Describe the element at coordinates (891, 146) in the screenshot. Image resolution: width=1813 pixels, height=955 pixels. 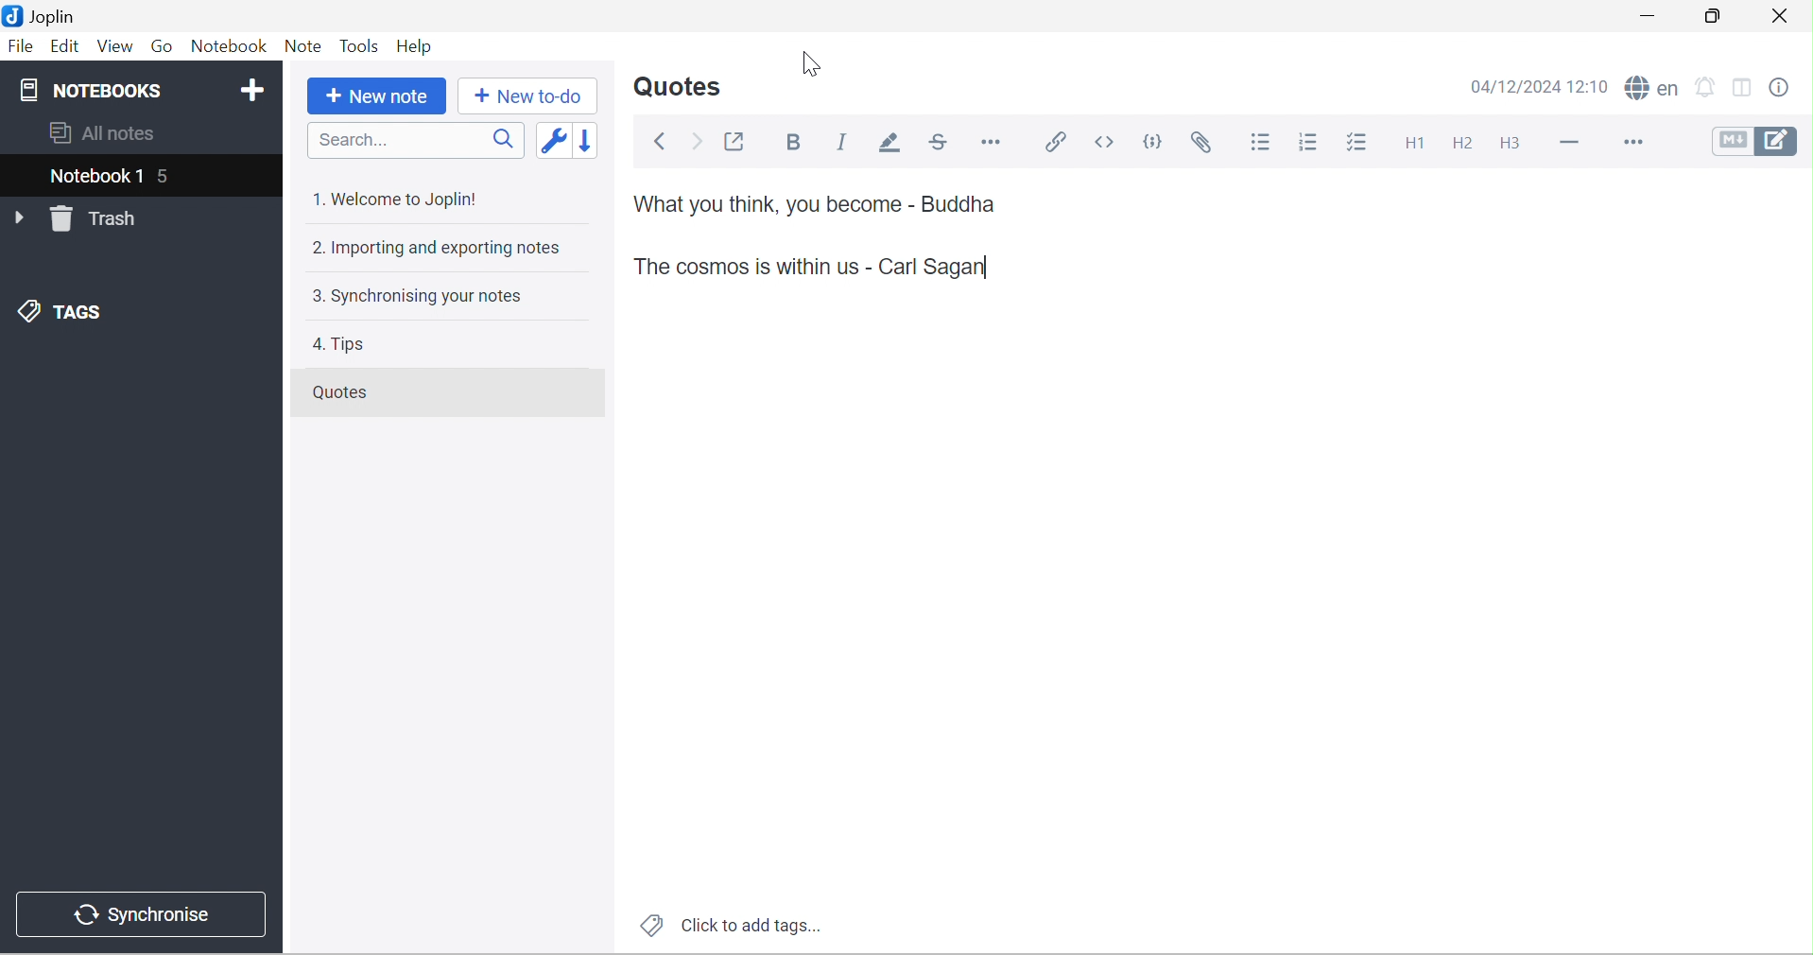
I see `Highlight` at that location.